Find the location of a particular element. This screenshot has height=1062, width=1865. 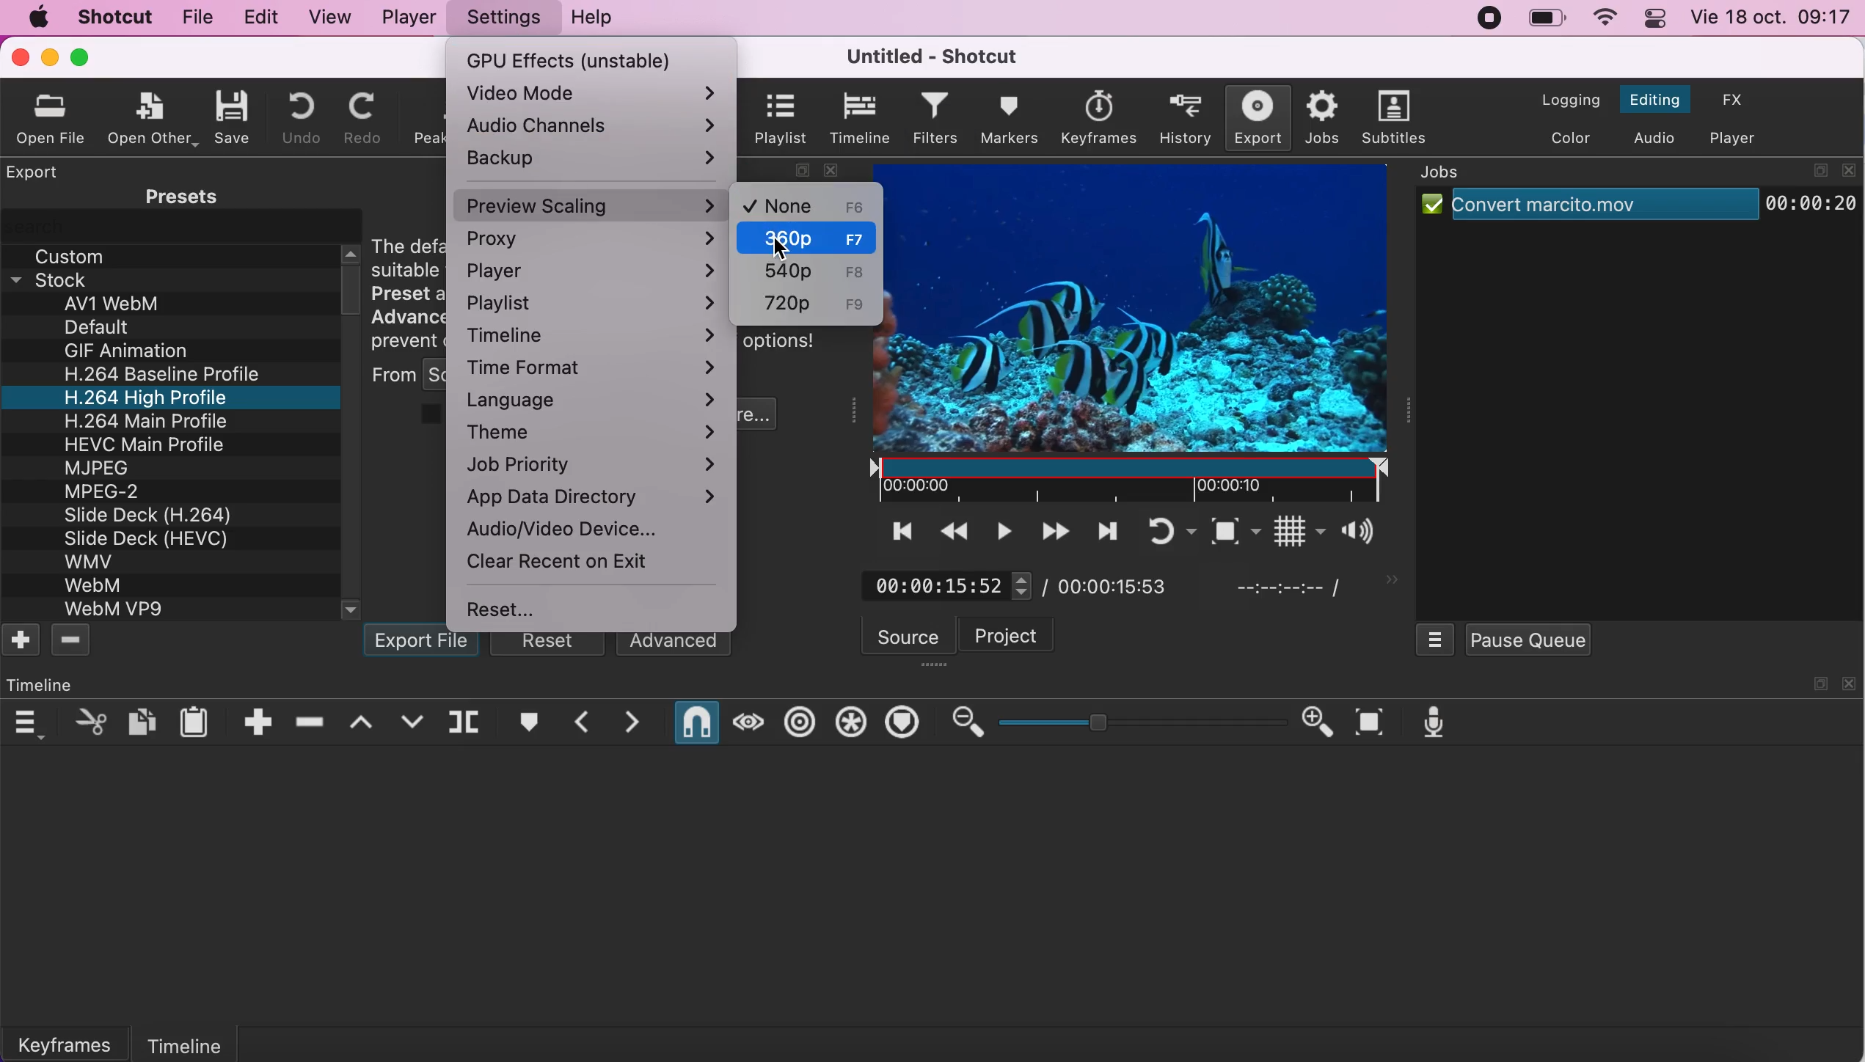

theme is located at coordinates (594, 430).